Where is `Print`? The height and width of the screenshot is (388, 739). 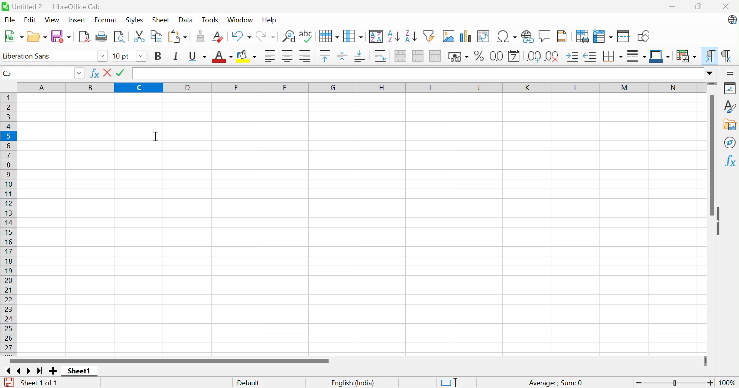
Print is located at coordinates (101, 37).